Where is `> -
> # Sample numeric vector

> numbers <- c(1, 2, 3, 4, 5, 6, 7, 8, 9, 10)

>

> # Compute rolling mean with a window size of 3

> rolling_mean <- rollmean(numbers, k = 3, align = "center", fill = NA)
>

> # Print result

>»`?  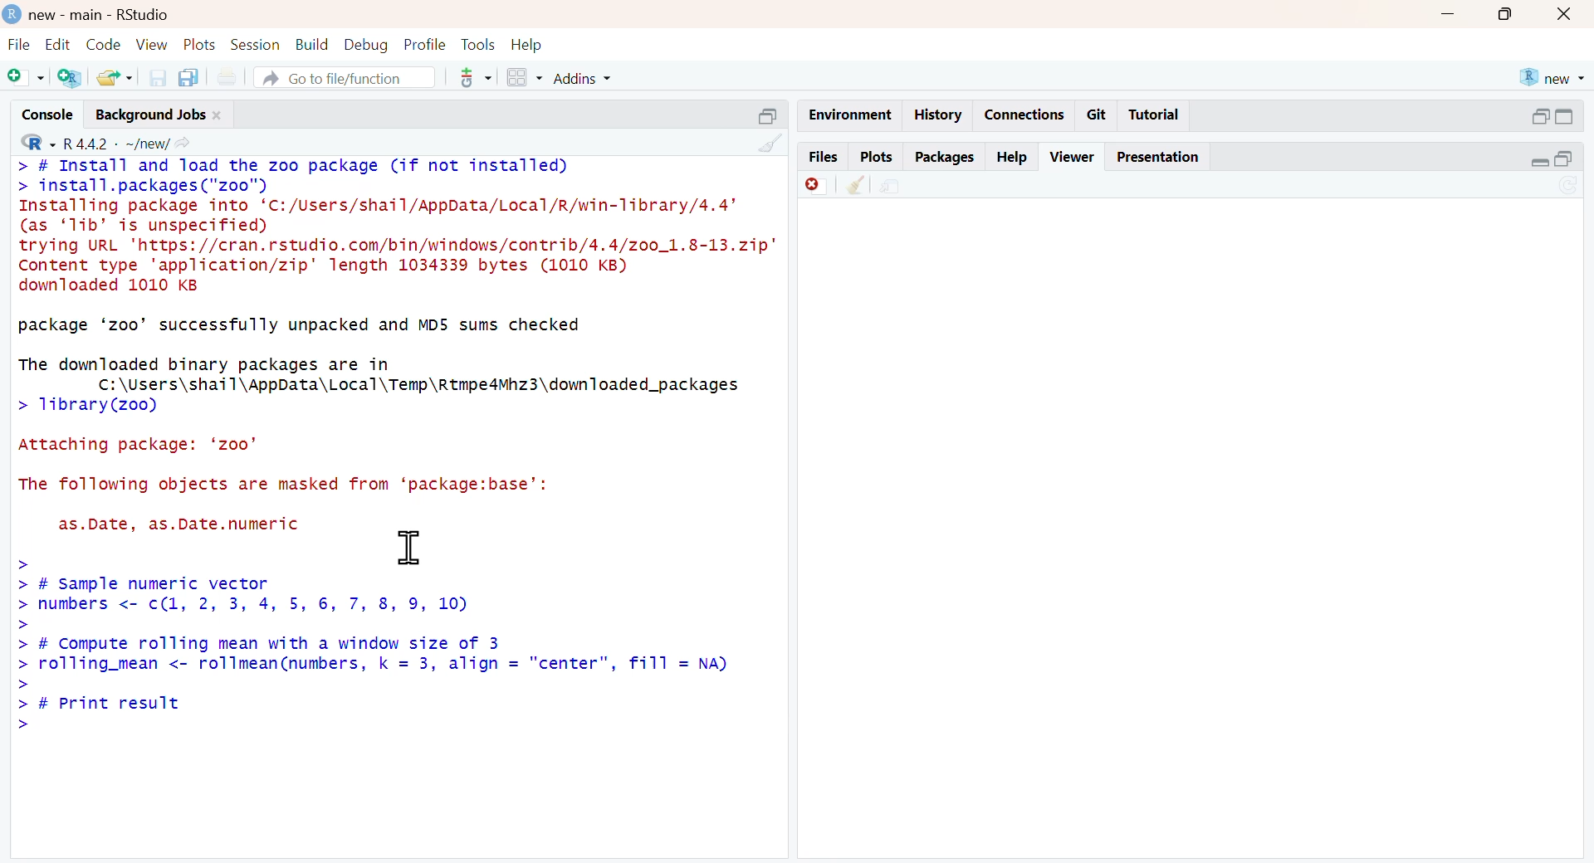
> -
> # Sample numeric vector

> numbers <- c(1, 2, 3, 4, 5, 6, 7, 8, 9, 10)

>

> # Compute rolling mean with a window size of 3

> rolling_mean <- rollmean(numbers, k = 3, align = "center", fill = NA)
>

> # Print result

>» is located at coordinates (372, 645).